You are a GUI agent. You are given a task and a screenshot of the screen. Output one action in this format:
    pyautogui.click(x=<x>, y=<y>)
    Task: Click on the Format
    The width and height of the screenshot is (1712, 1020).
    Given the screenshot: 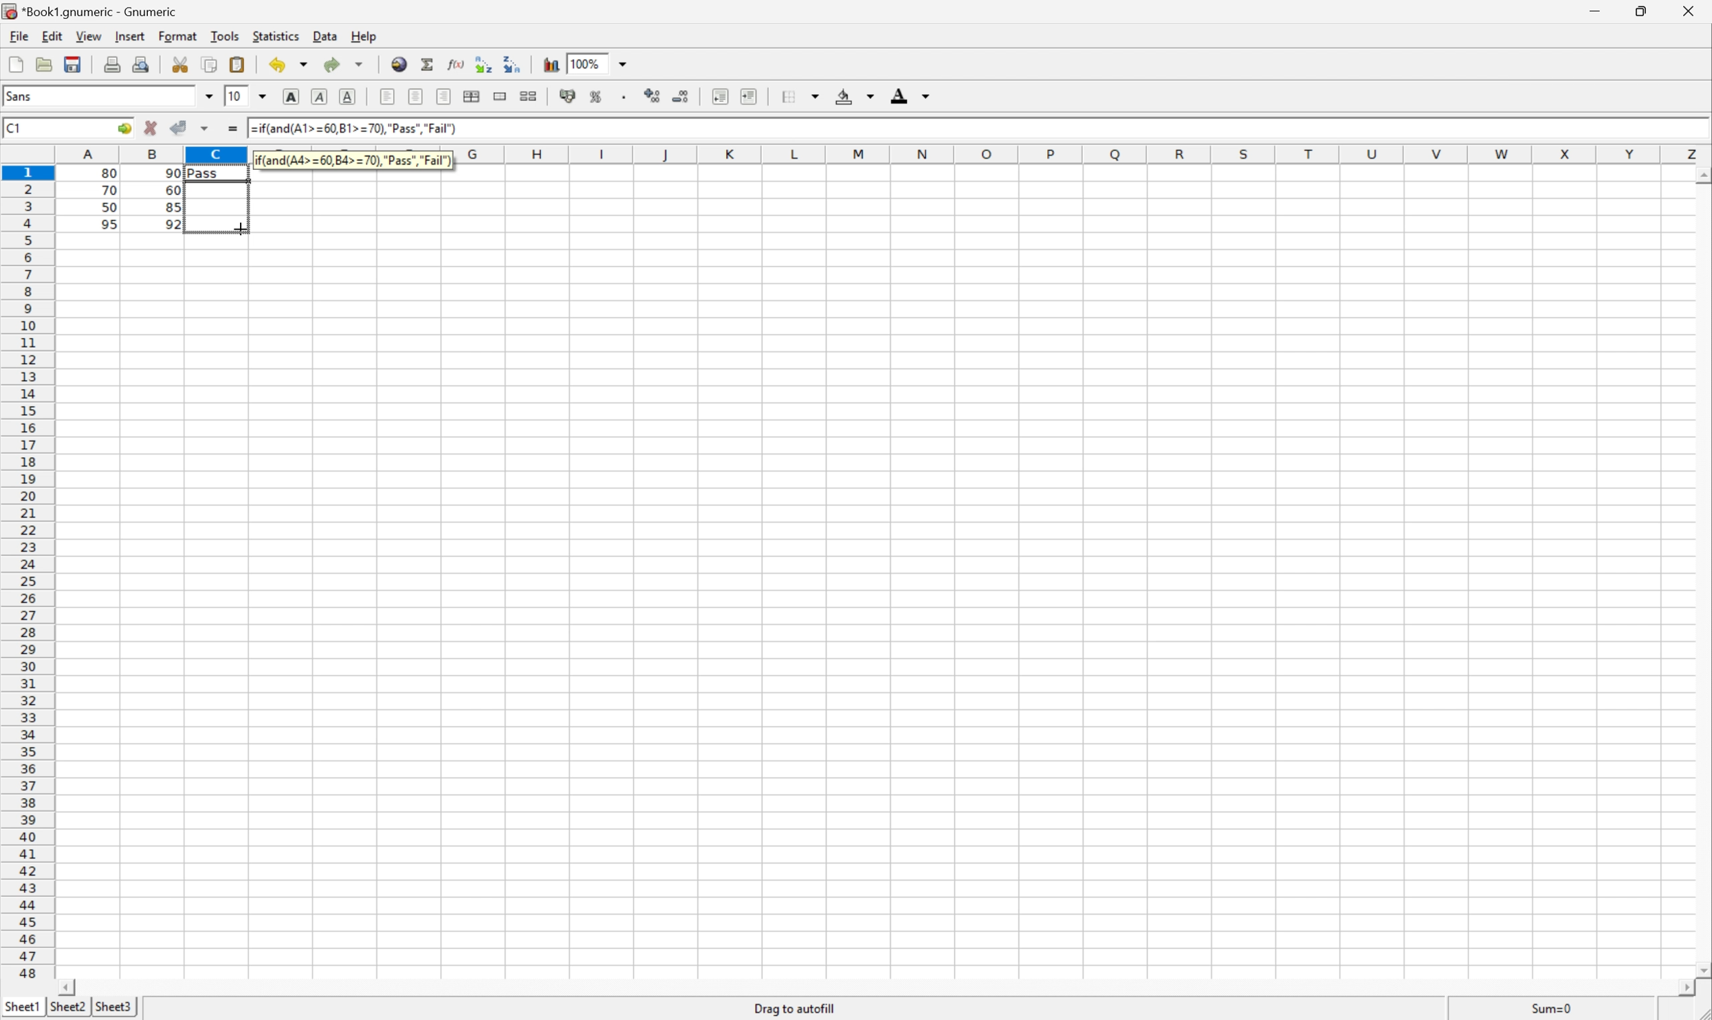 What is the action you would take?
    pyautogui.click(x=177, y=34)
    